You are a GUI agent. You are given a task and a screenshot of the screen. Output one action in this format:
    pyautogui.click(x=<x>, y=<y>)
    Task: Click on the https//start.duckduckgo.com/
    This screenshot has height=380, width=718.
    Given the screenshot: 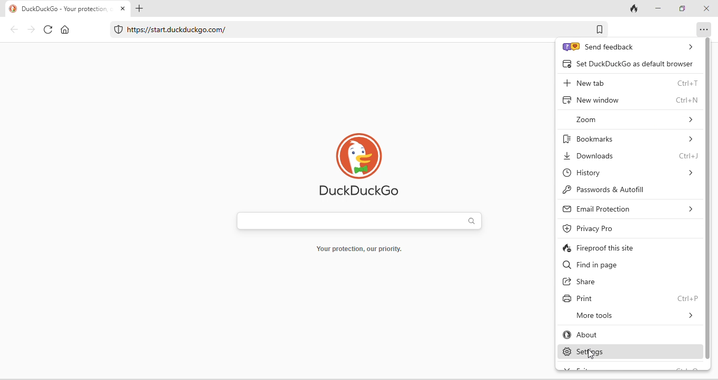 What is the action you would take?
    pyautogui.click(x=167, y=29)
    